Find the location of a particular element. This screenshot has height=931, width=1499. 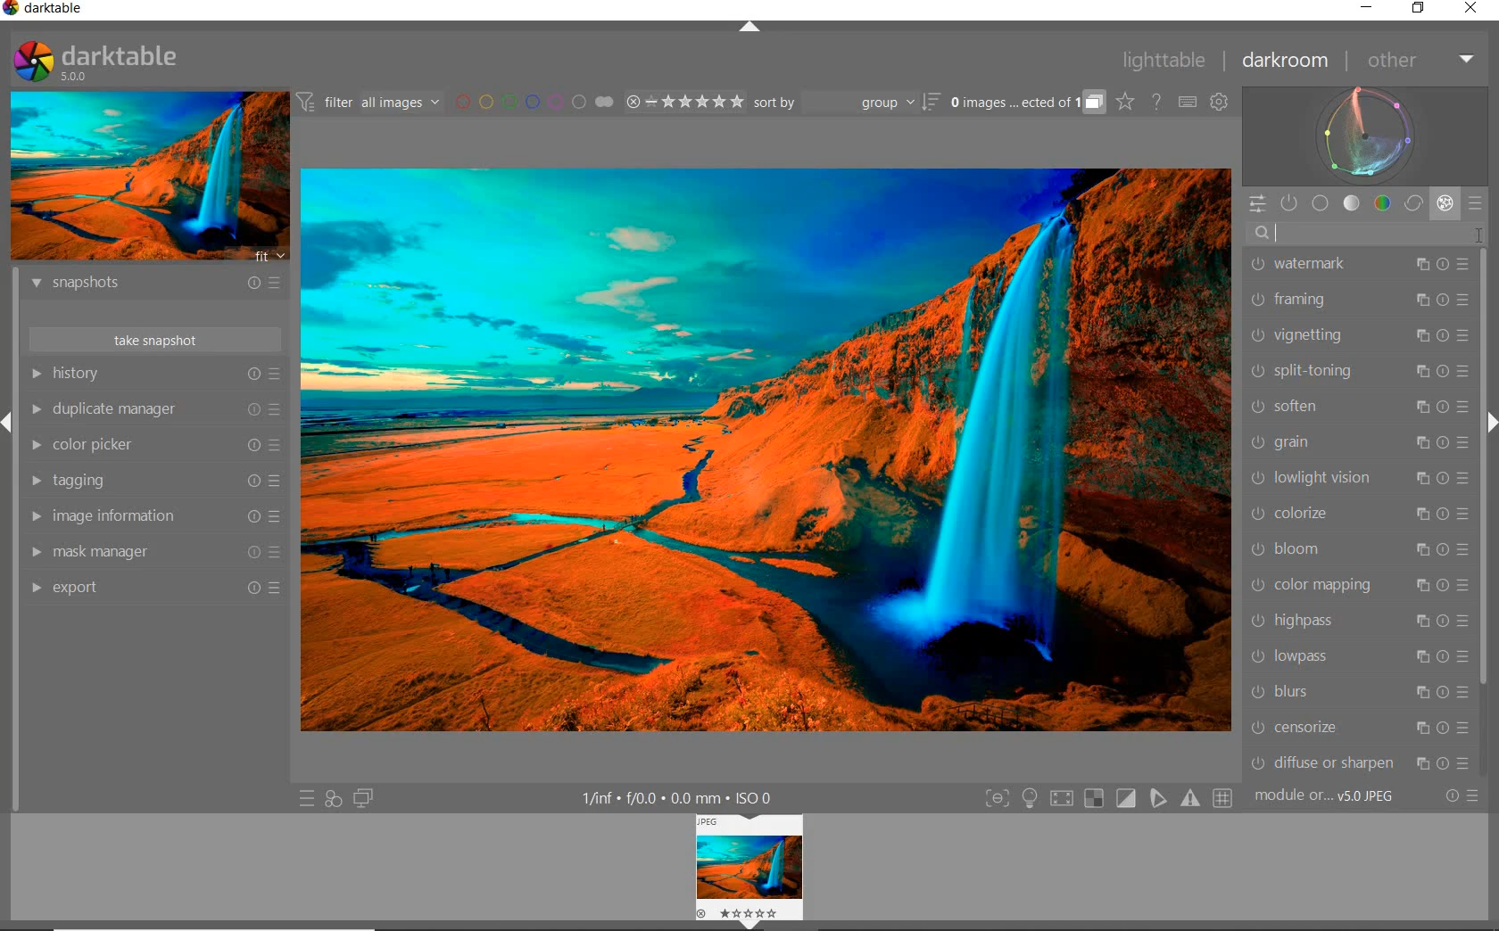

lowlight vision is located at coordinates (1359, 479).